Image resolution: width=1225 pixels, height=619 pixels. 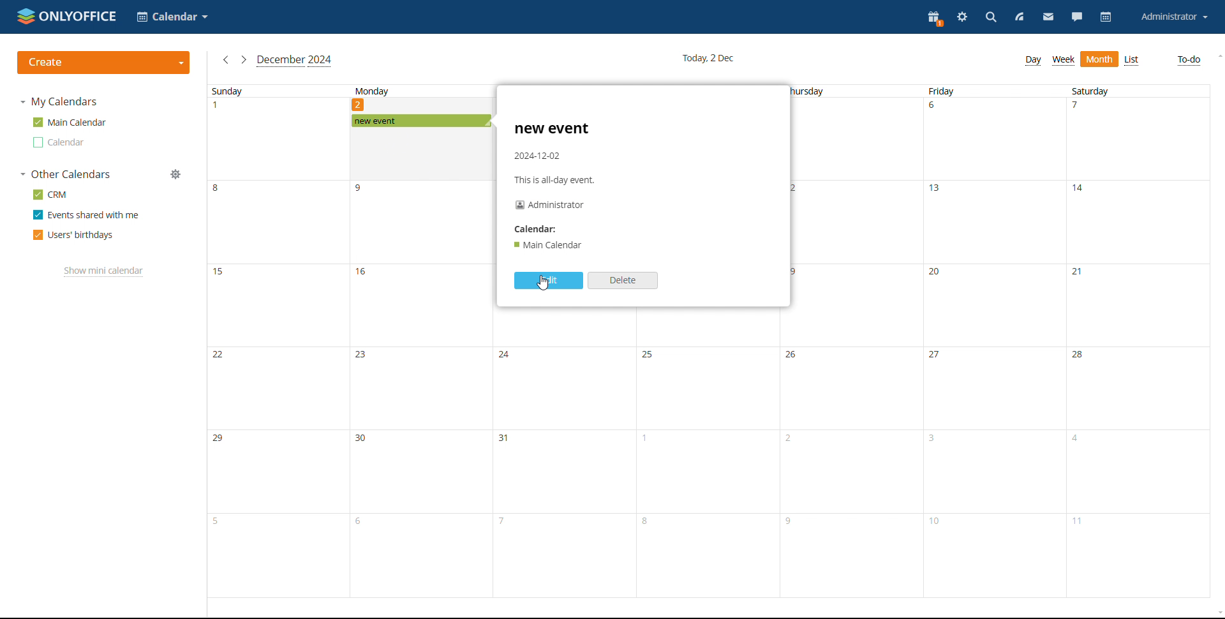 What do you see at coordinates (1106, 17) in the screenshot?
I see `calendar` at bounding box center [1106, 17].